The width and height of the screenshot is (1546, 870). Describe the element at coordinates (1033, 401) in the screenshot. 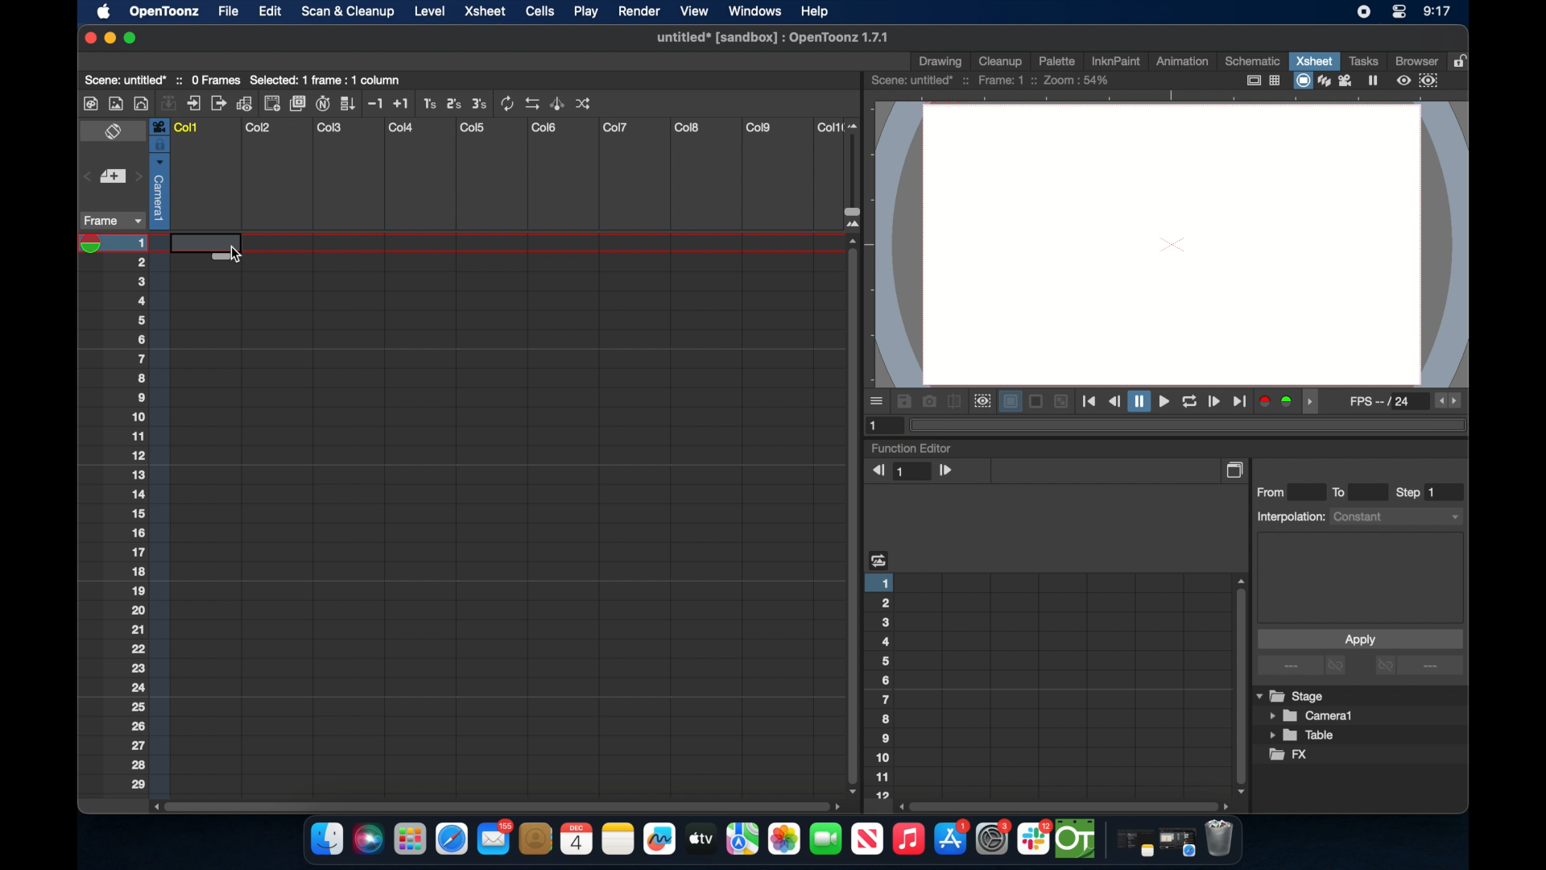

I see `backgrounds` at that location.